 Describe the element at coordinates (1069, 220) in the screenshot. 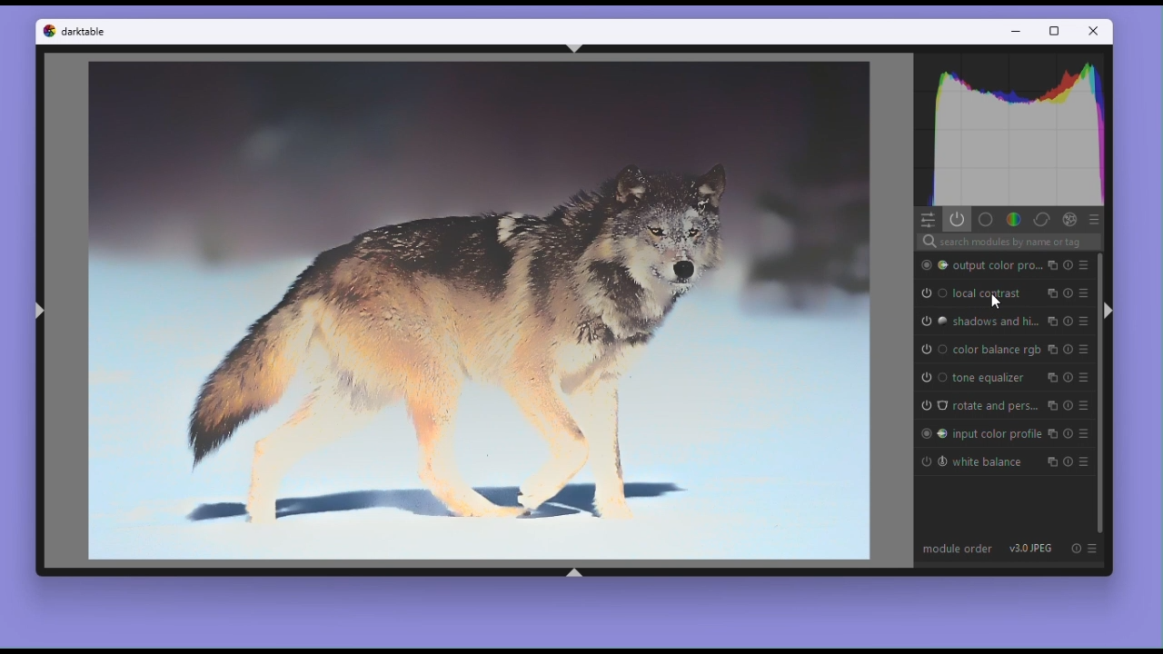

I see `Effect` at that location.